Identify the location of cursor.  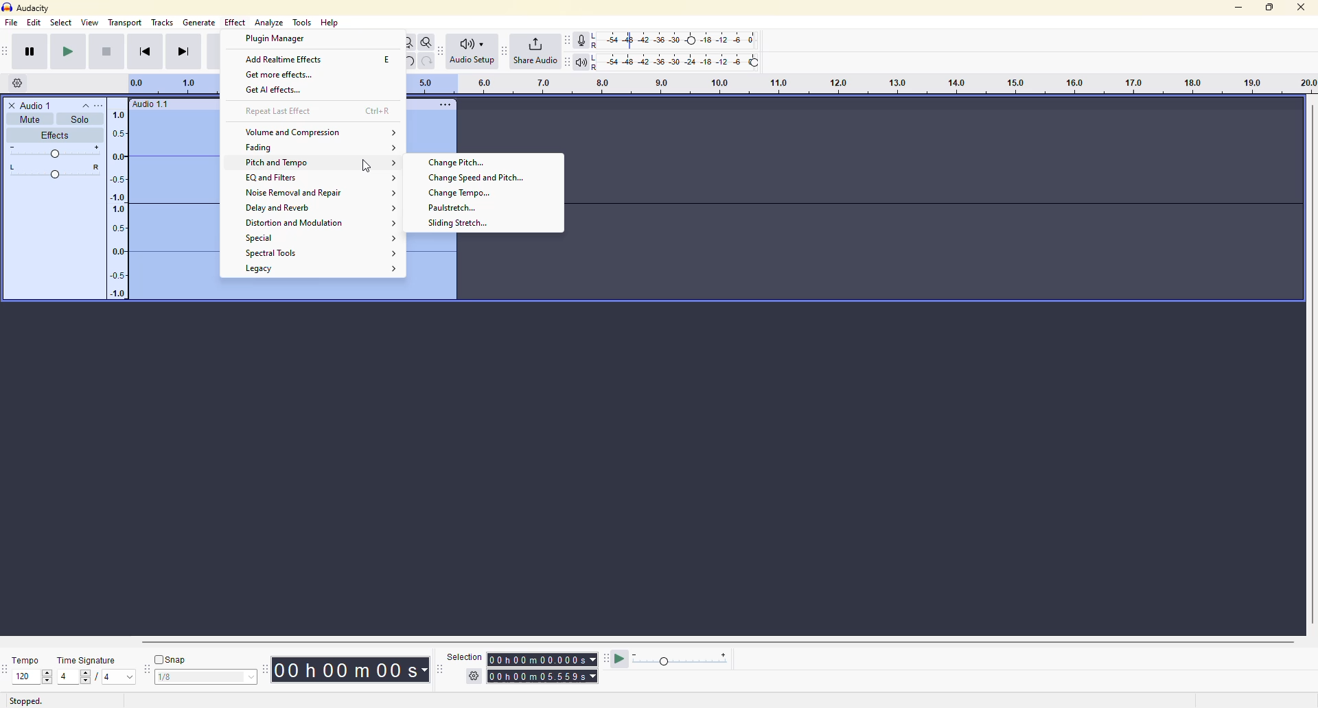
(367, 166).